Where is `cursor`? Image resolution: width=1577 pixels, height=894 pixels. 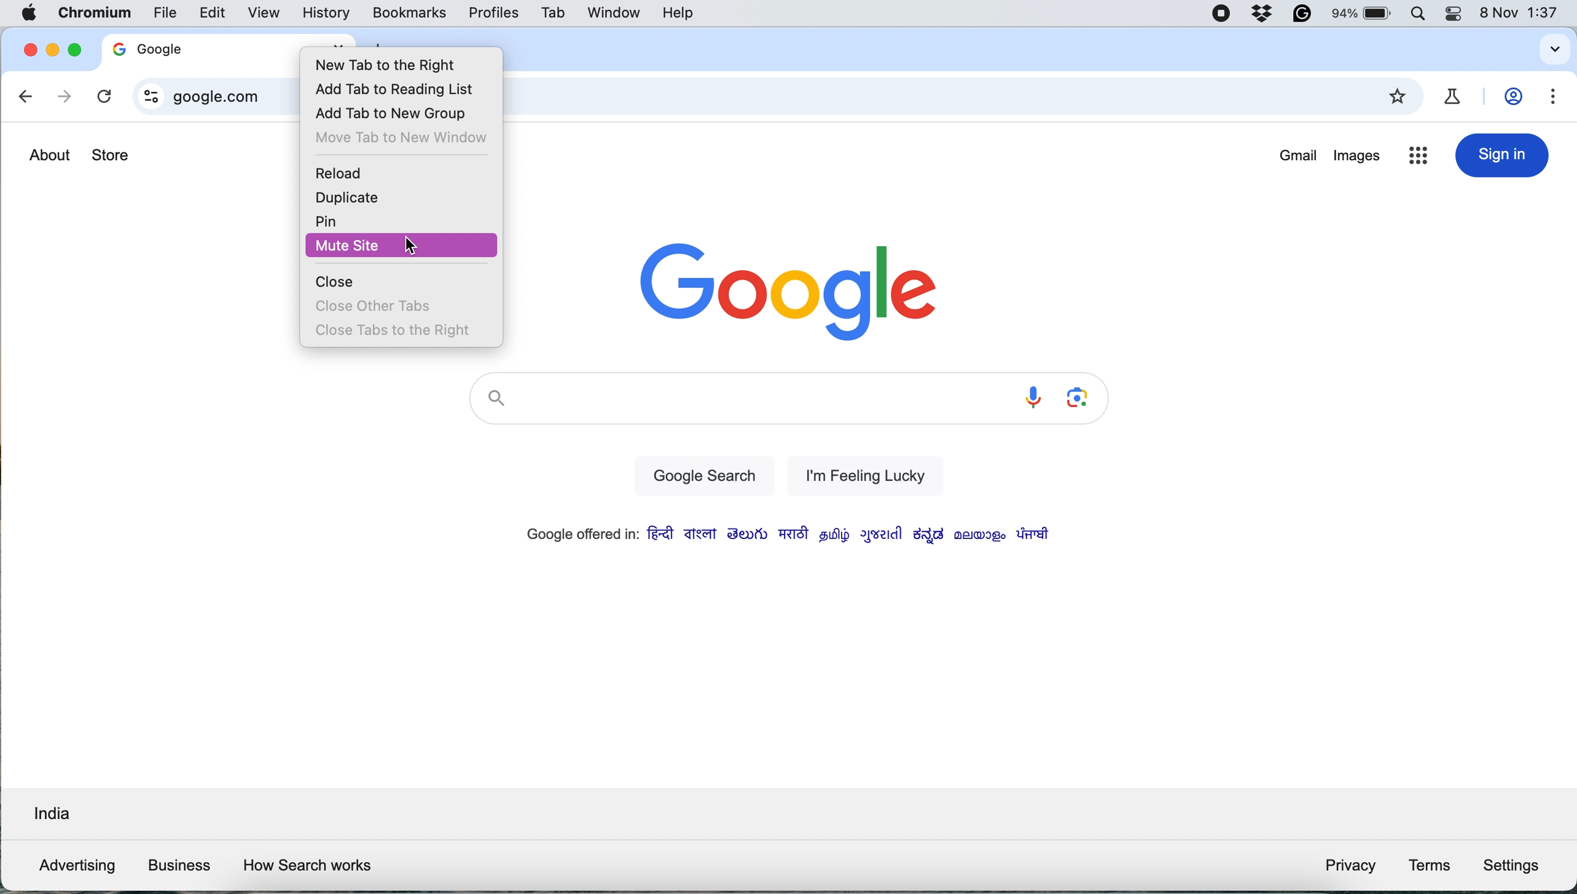 cursor is located at coordinates (416, 248).